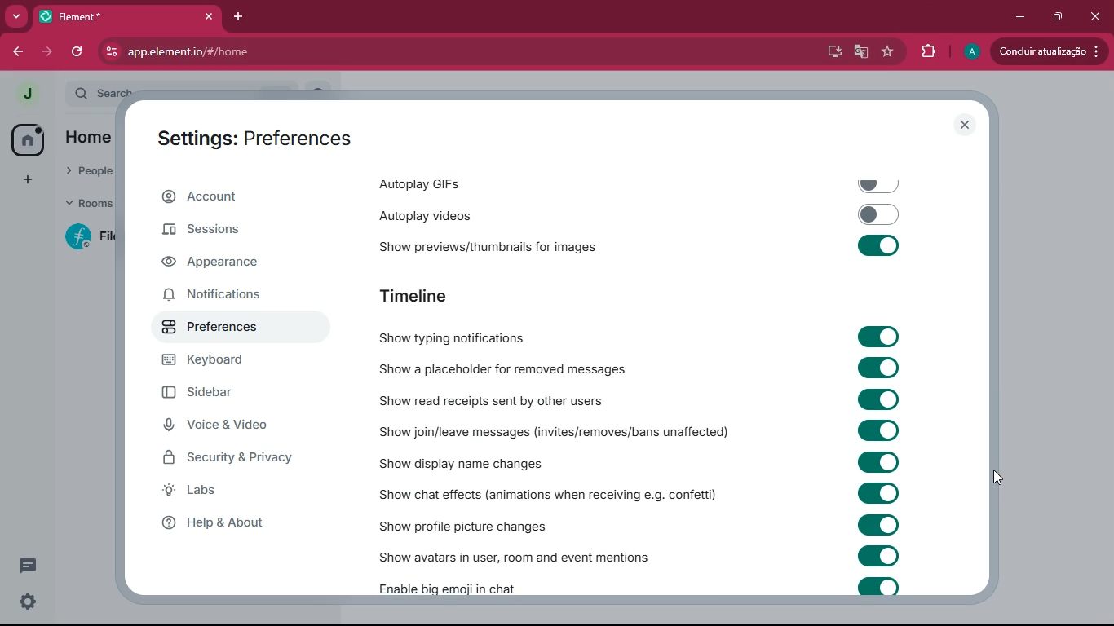  I want to click on close, so click(965, 125).